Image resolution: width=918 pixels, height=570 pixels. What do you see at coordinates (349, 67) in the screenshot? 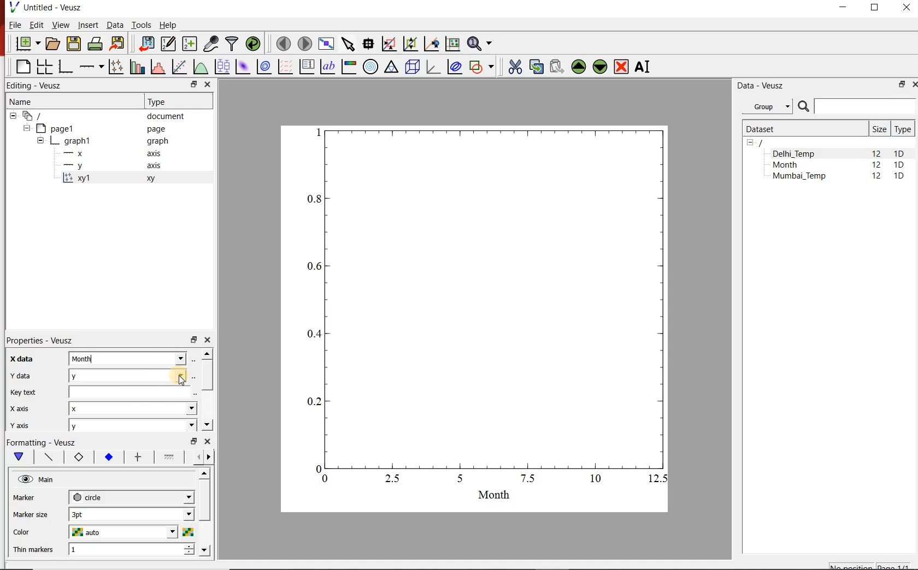
I see `image color bar` at bounding box center [349, 67].